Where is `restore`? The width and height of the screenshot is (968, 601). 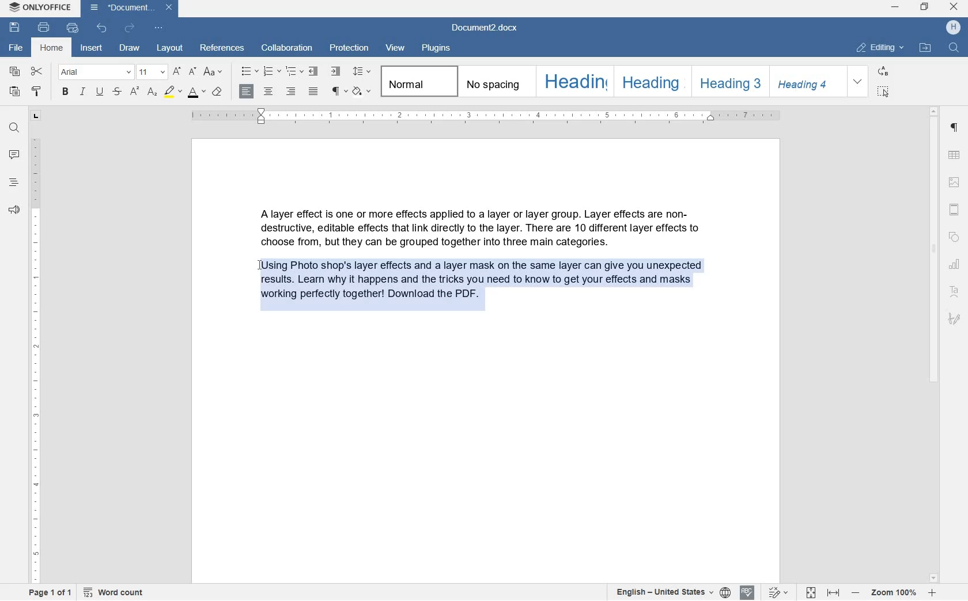 restore is located at coordinates (924, 7).